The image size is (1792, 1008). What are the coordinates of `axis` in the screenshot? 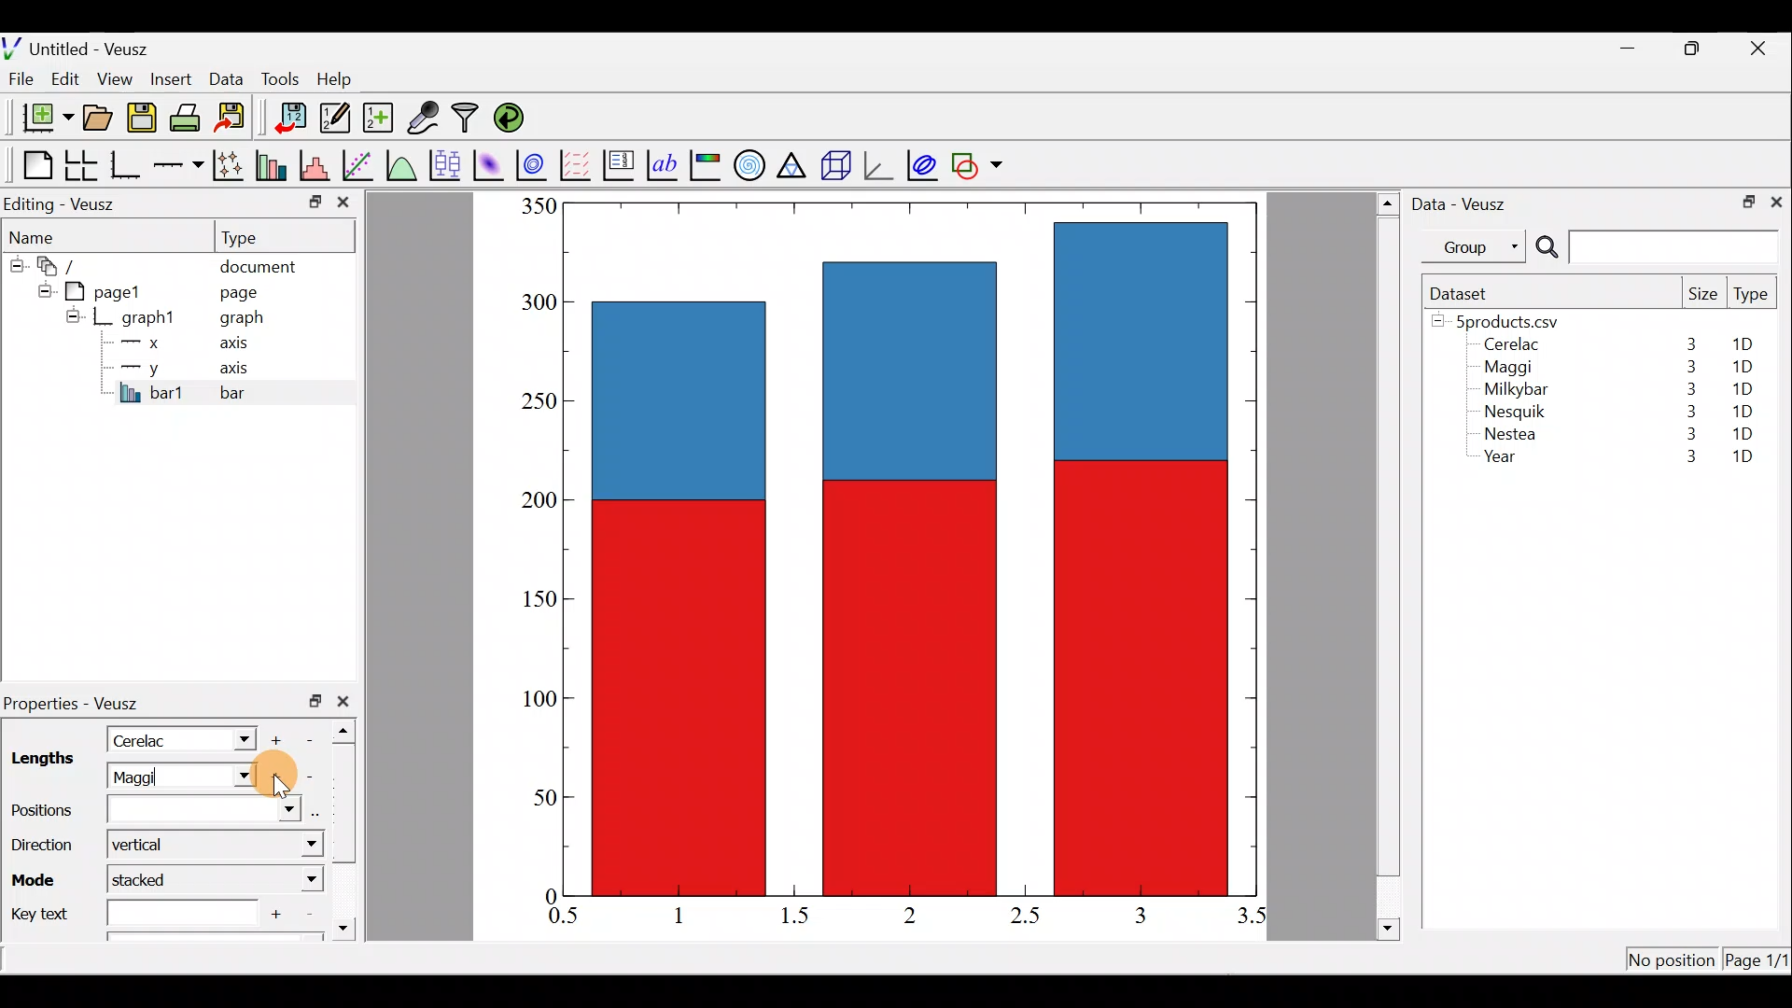 It's located at (243, 370).